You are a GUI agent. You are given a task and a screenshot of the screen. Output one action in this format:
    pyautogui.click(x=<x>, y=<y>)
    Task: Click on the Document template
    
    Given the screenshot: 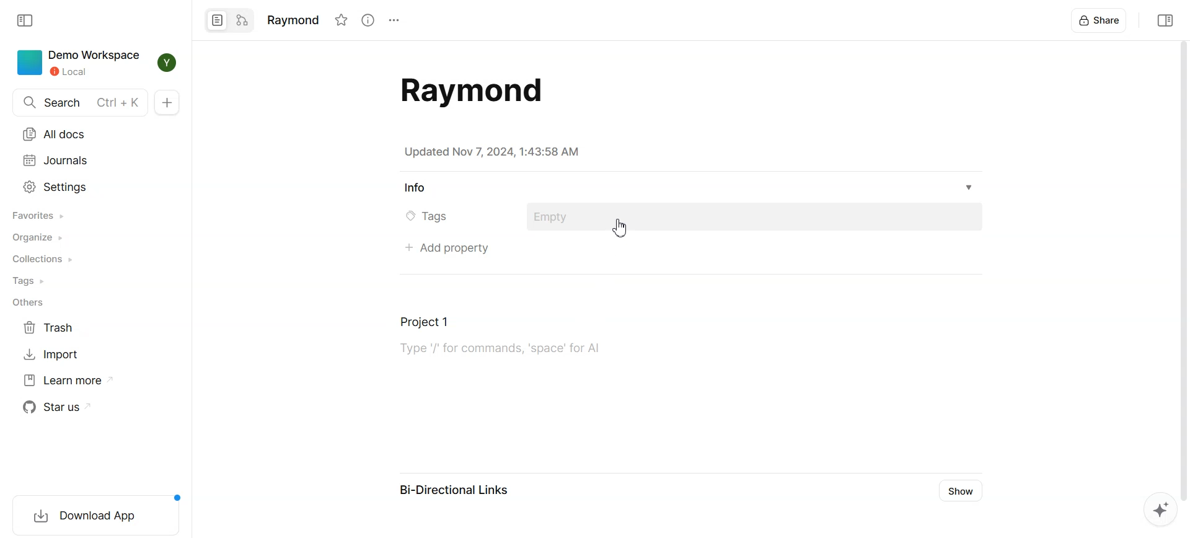 What is the action you would take?
    pyautogui.click(x=467, y=90)
    